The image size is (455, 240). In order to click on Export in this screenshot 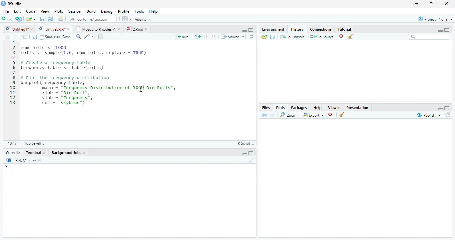, I will do `click(313, 115)`.